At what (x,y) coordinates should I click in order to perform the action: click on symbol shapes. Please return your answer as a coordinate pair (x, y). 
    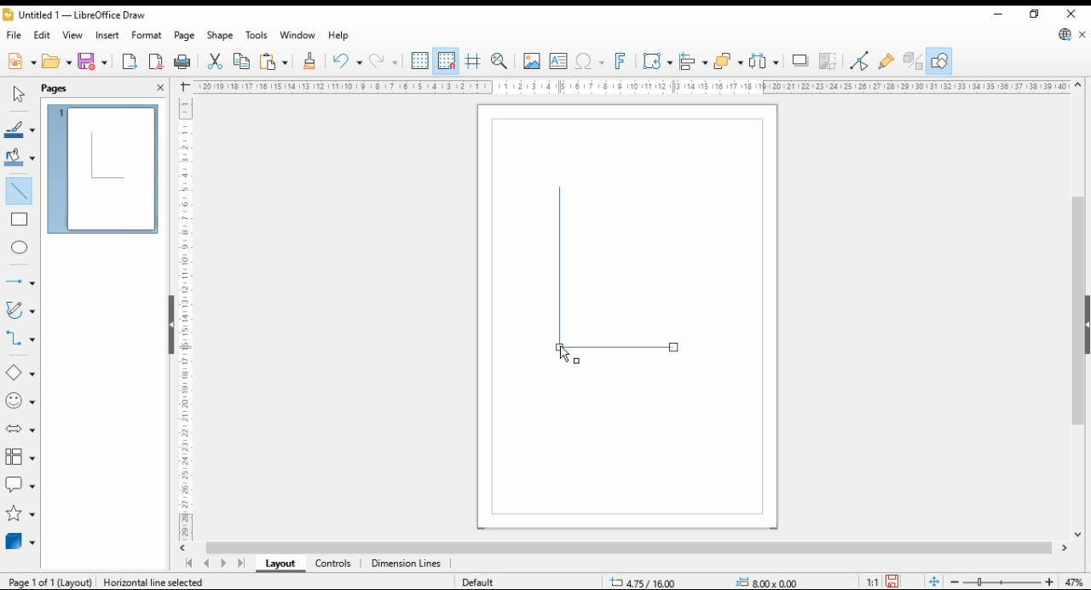
    Looking at the image, I should click on (20, 402).